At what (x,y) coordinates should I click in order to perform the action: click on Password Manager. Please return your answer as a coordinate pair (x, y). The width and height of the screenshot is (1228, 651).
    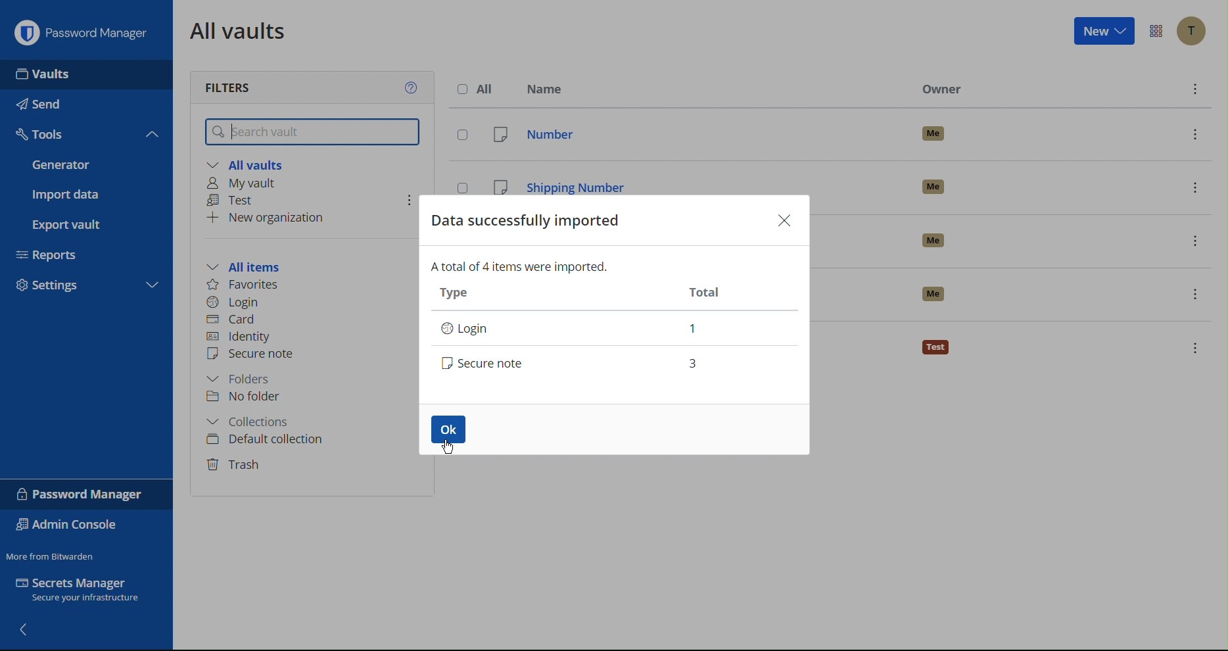
    Looking at the image, I should click on (82, 494).